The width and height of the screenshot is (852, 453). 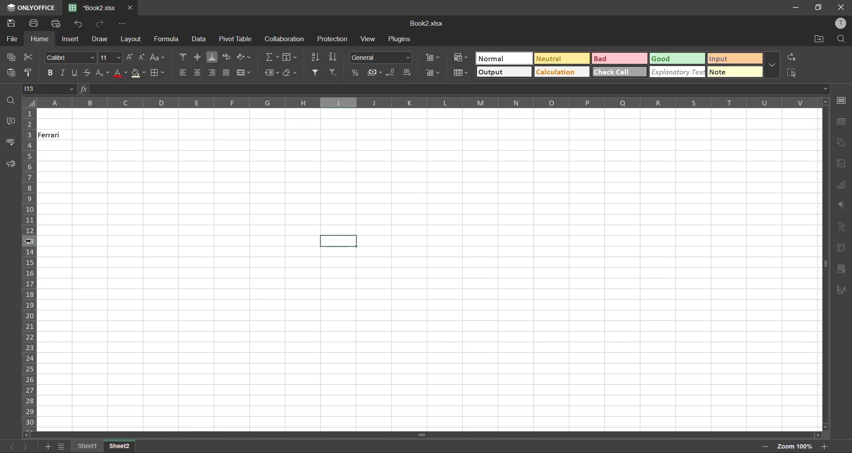 What do you see at coordinates (157, 73) in the screenshot?
I see `borders` at bounding box center [157, 73].